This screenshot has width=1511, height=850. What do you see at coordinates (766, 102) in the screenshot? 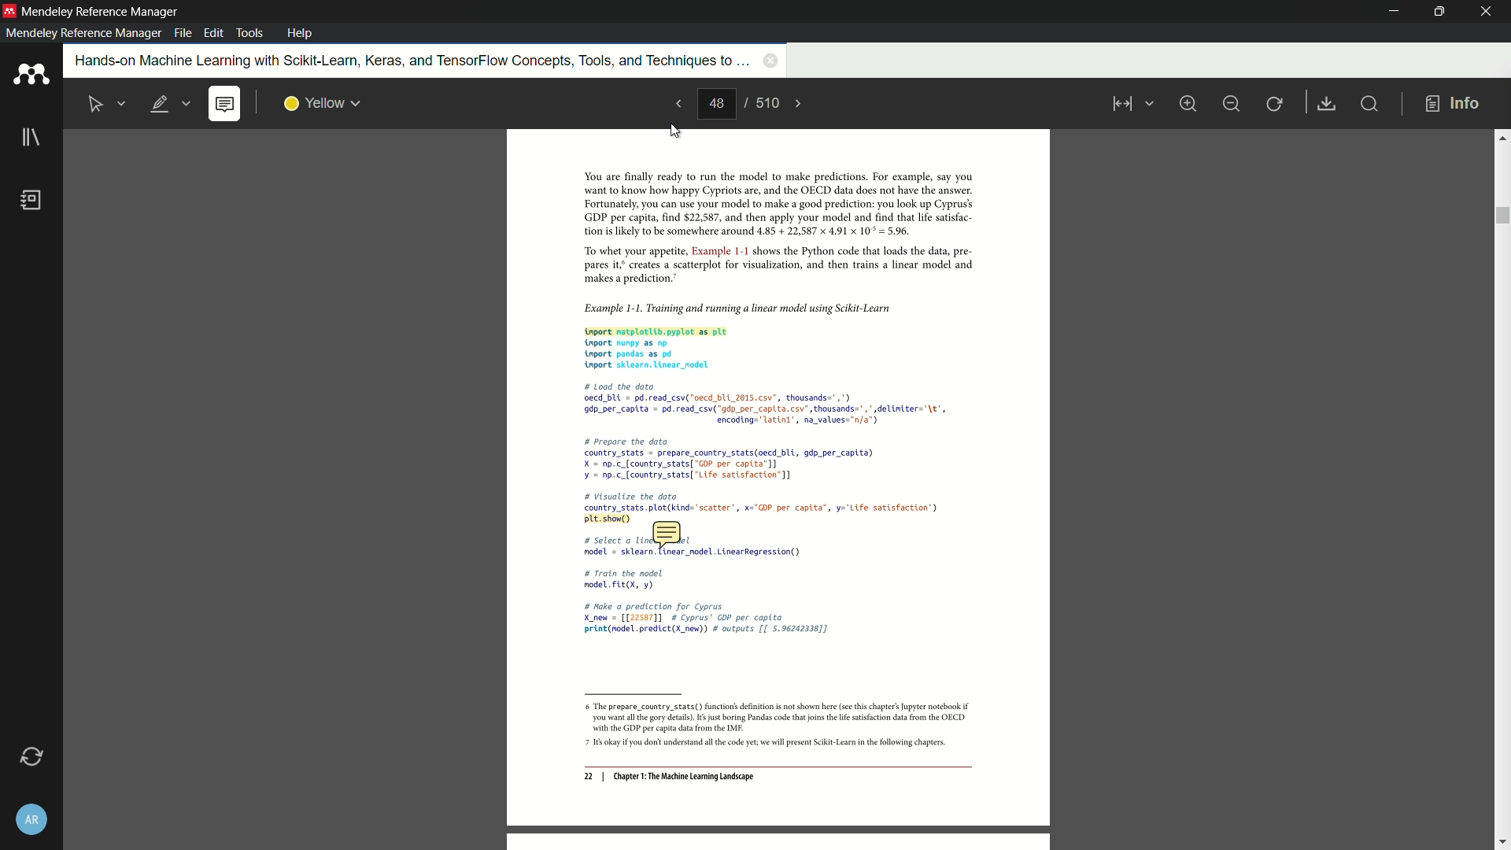
I see `total page` at bounding box center [766, 102].